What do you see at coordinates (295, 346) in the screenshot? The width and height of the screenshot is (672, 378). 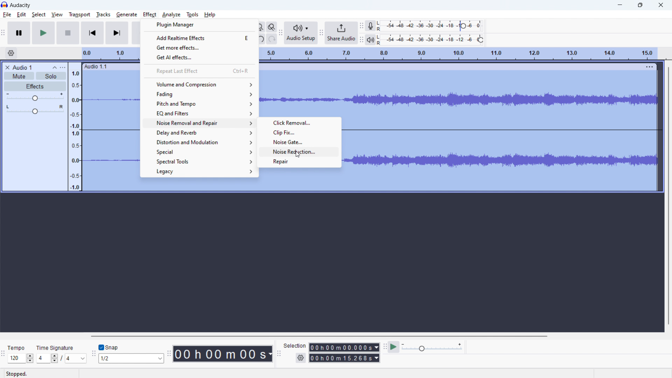 I see `Selection` at bounding box center [295, 346].